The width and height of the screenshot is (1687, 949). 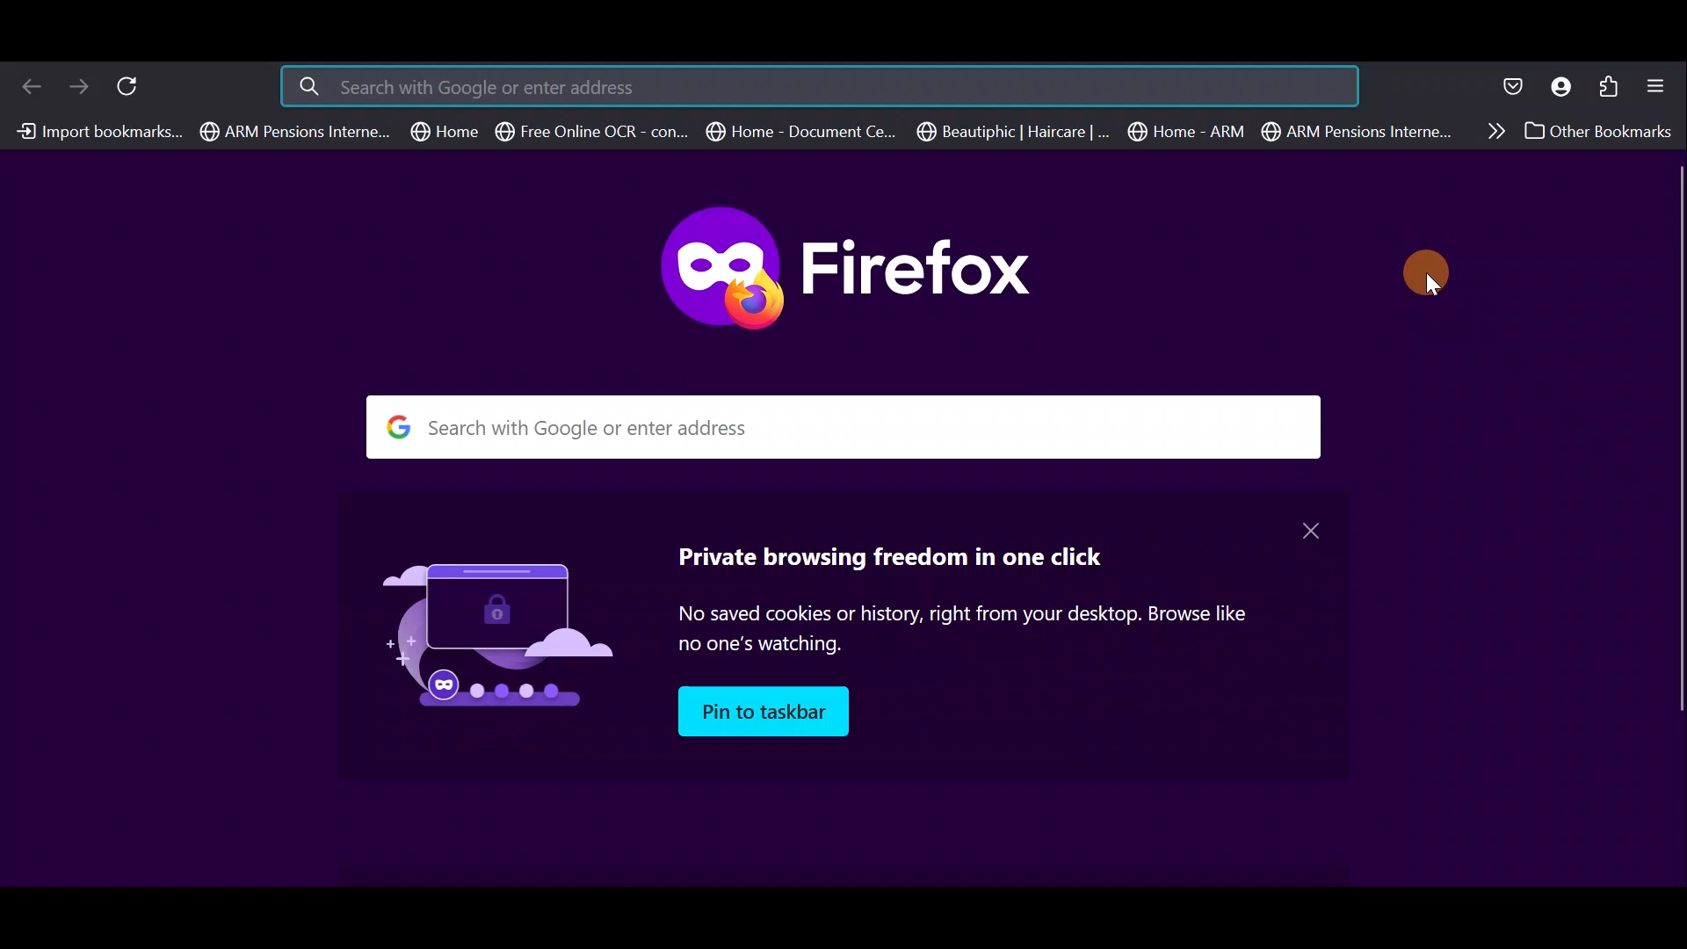 I want to click on scroll bar, so click(x=1676, y=441).